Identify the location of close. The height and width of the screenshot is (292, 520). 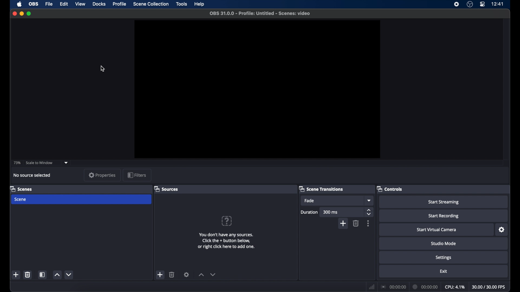
(14, 14).